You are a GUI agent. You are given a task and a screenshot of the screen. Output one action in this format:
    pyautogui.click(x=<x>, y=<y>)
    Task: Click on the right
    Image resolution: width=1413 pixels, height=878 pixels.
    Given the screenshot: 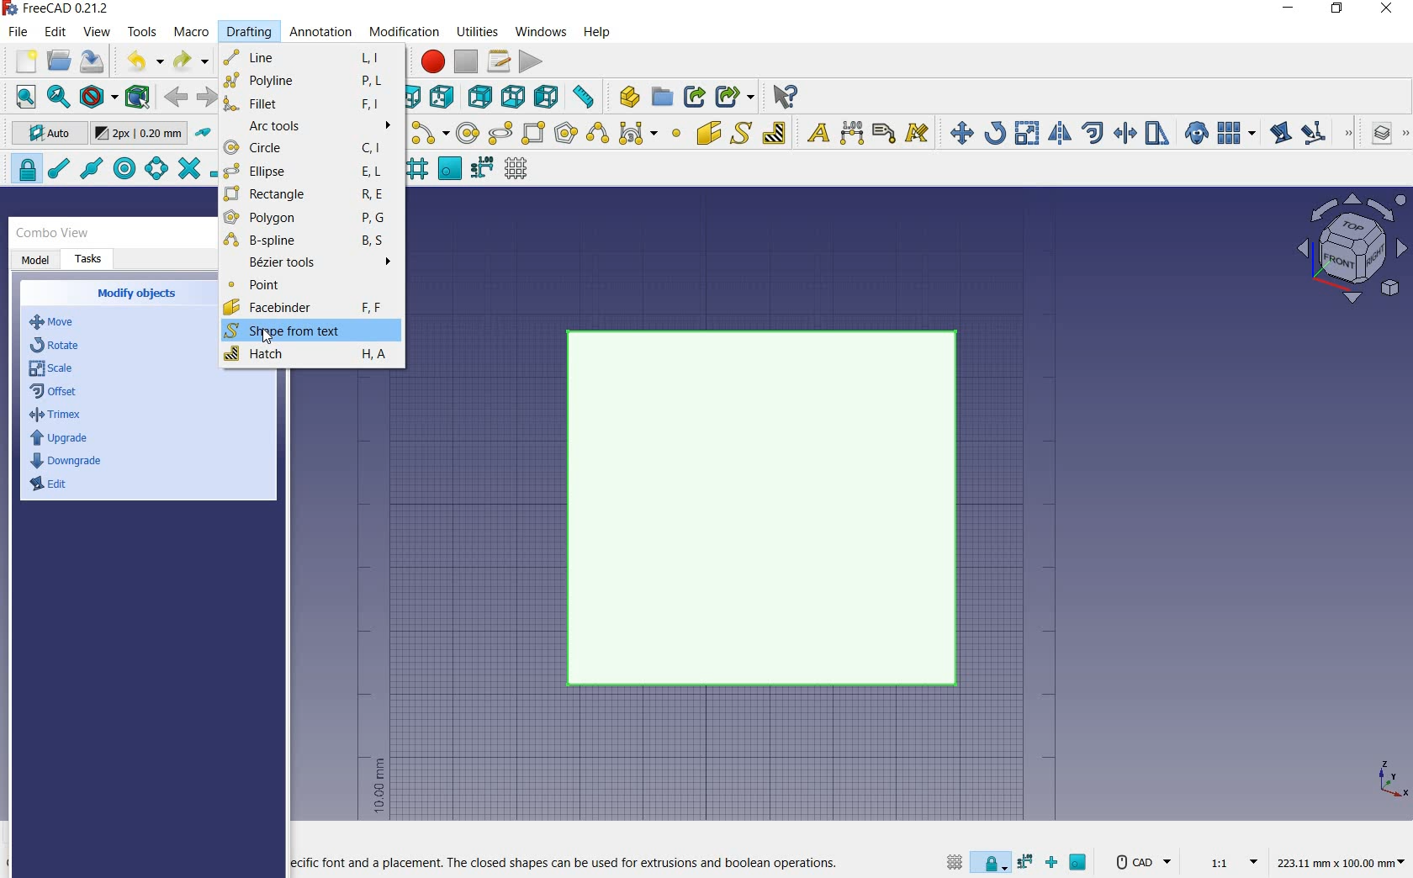 What is the action you would take?
    pyautogui.click(x=445, y=97)
    